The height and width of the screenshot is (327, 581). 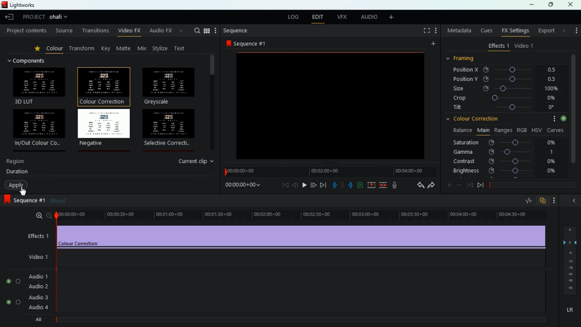 I want to click on layers, so click(x=569, y=261).